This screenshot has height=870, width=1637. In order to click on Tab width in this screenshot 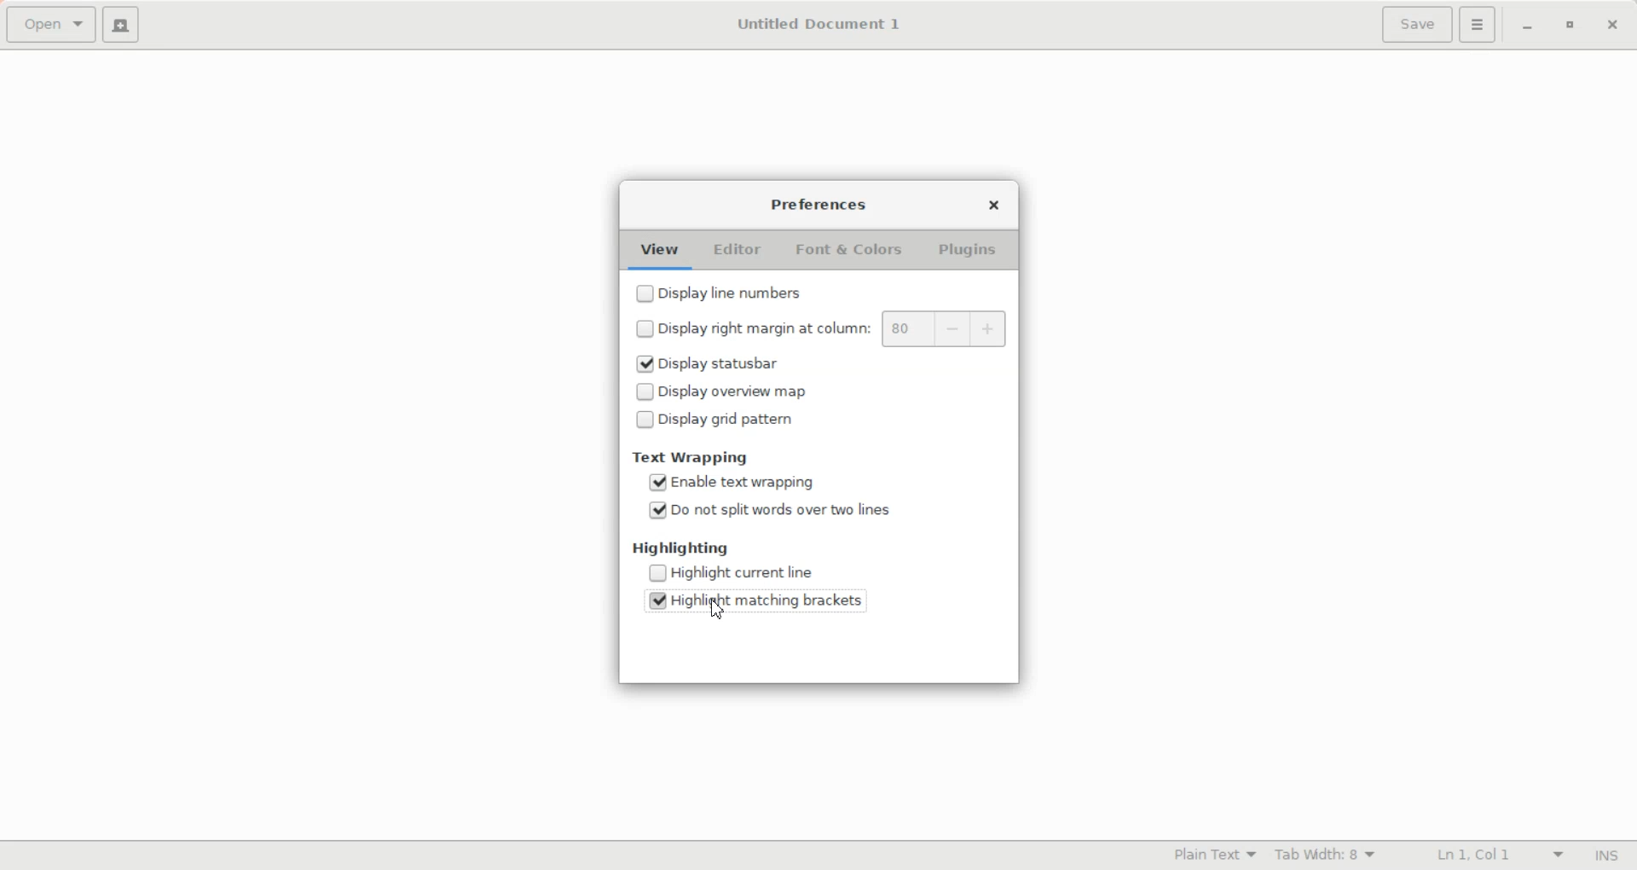, I will do `click(1326, 855)`.